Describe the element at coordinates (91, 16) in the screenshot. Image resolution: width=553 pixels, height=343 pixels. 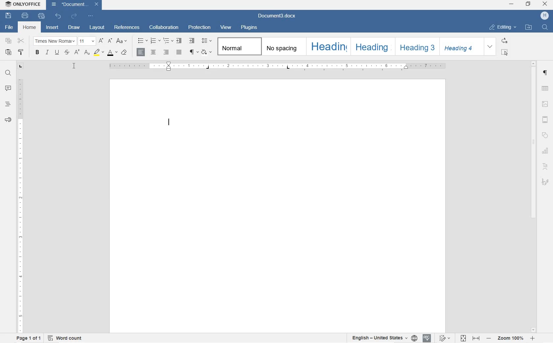
I see `CUSTOMIZE QUICK ACCESS TOOLBAR` at that location.